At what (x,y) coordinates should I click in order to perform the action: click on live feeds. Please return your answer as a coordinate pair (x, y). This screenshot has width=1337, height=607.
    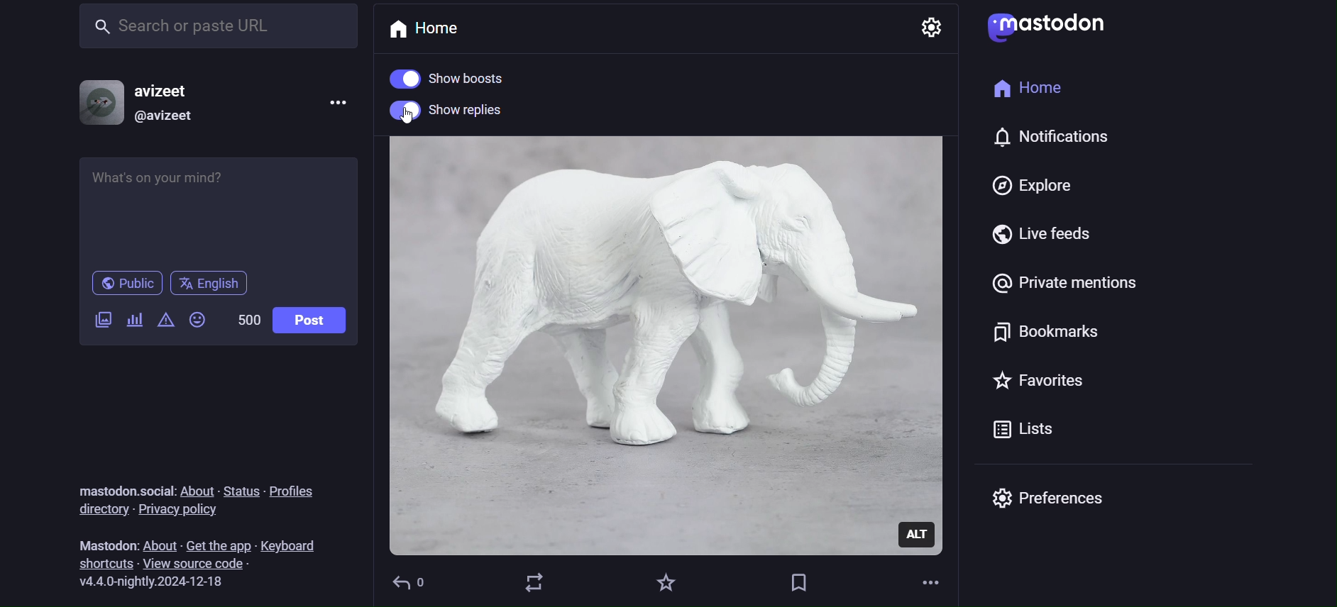
    Looking at the image, I should click on (1058, 238).